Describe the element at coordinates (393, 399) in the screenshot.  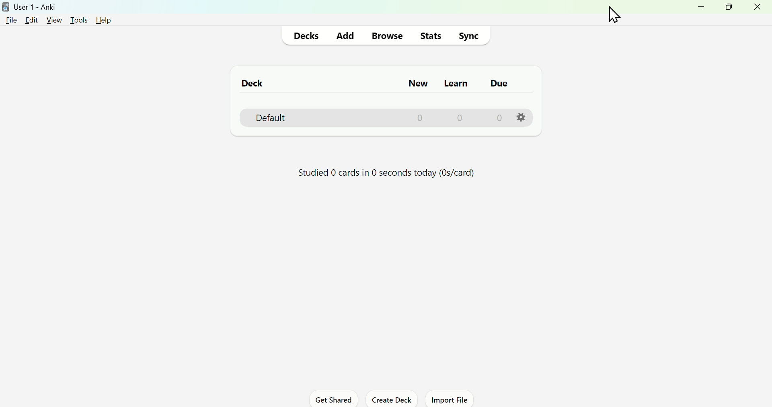
I see `Create` at that location.